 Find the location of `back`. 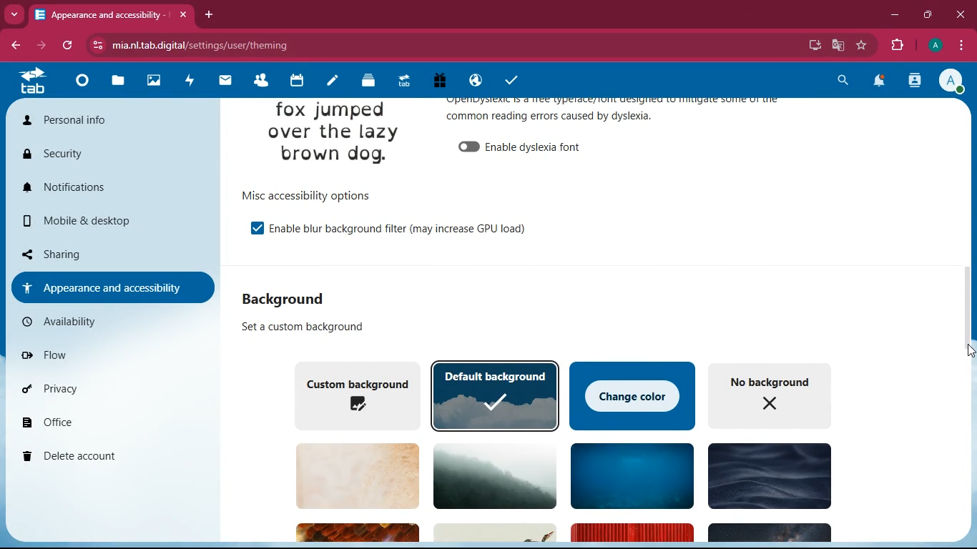

back is located at coordinates (12, 46).